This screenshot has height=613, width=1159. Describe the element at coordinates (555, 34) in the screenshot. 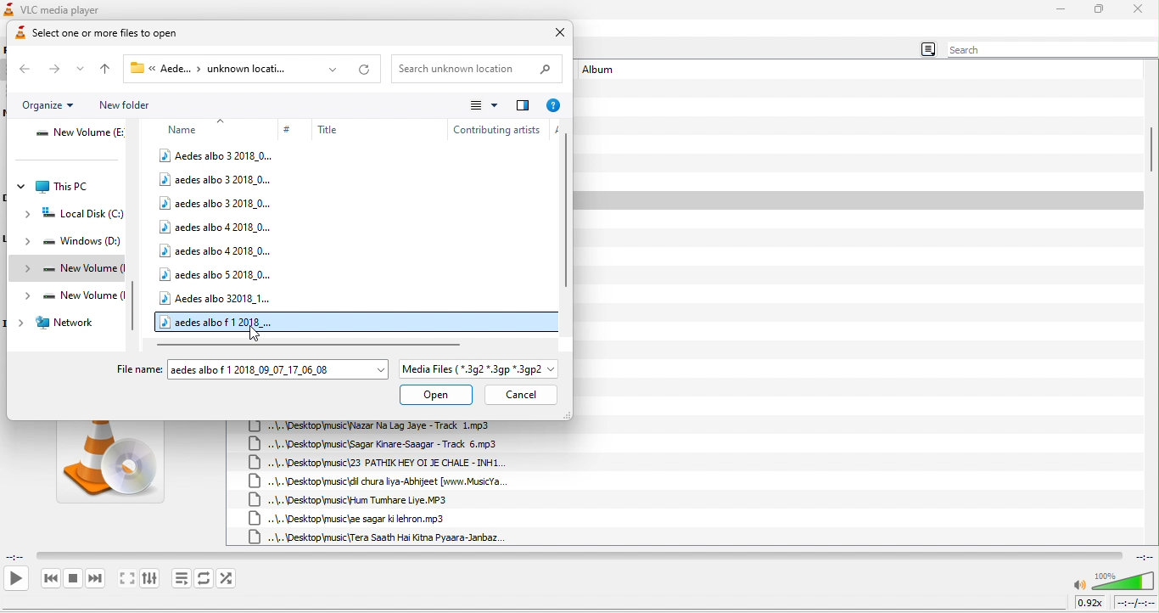

I see `close` at that location.